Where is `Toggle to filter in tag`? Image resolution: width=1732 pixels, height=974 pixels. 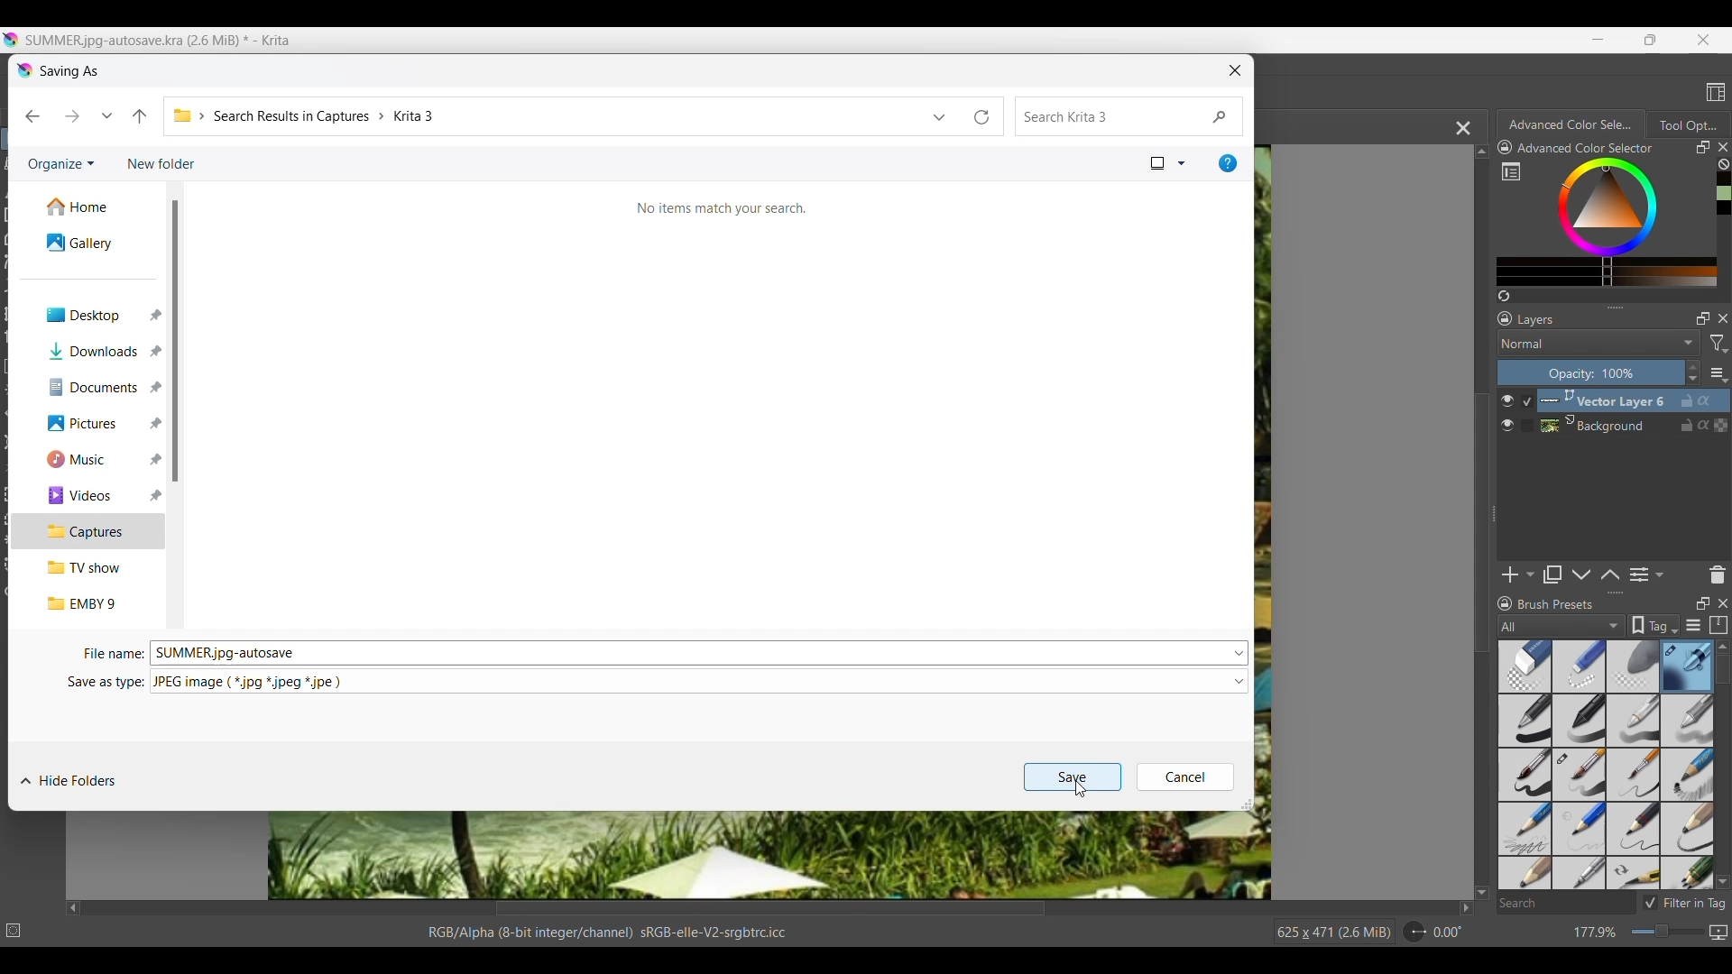
Toggle to filter in tag is located at coordinates (1684, 903).